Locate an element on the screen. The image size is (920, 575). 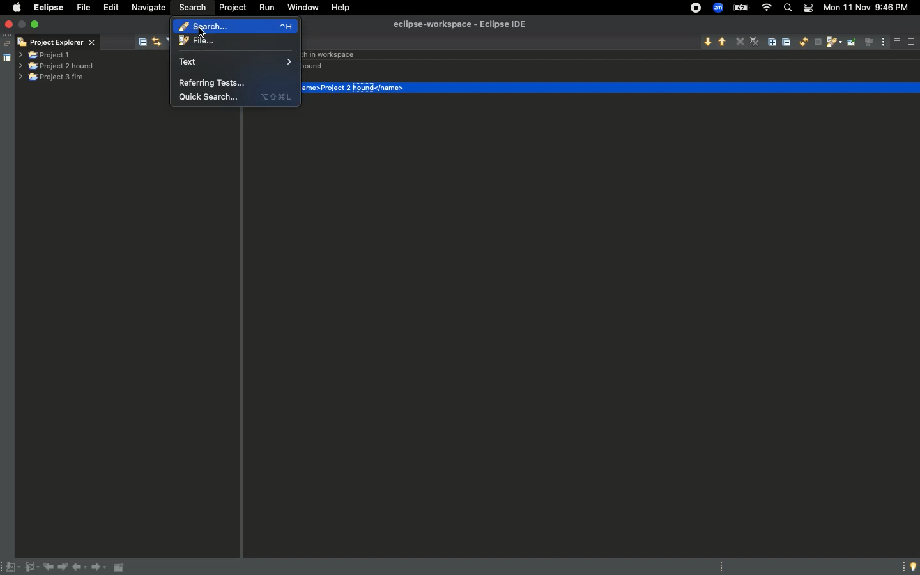
File is located at coordinates (85, 8).